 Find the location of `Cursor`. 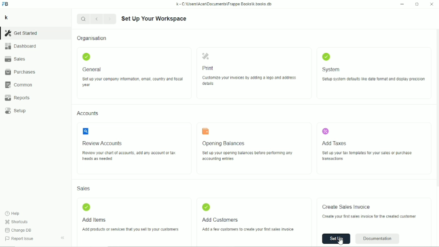

Cursor is located at coordinates (340, 240).